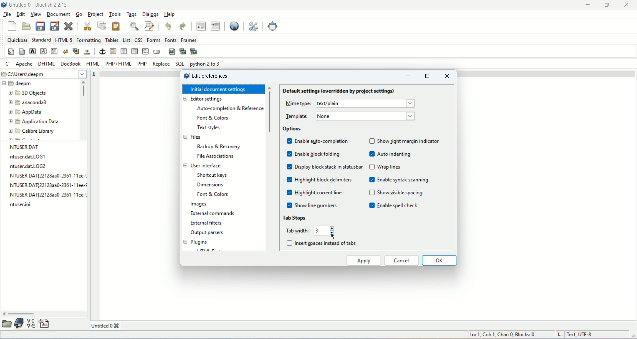 This screenshot has height=339, width=637. What do you see at coordinates (215, 26) in the screenshot?
I see `indent` at bounding box center [215, 26].